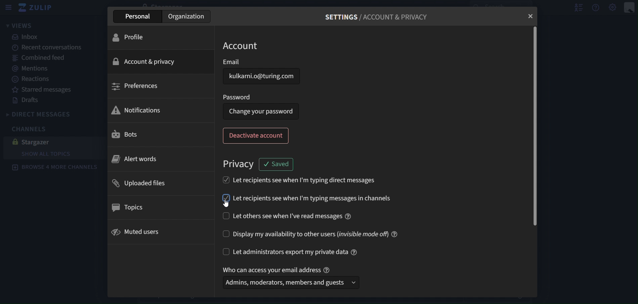 The width and height of the screenshot is (638, 304). I want to click on show all topics, so click(53, 154).